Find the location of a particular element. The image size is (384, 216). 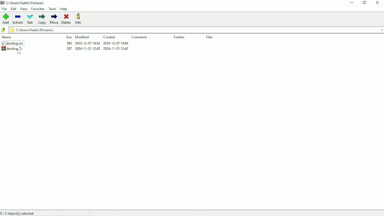

Tools is located at coordinates (52, 9).